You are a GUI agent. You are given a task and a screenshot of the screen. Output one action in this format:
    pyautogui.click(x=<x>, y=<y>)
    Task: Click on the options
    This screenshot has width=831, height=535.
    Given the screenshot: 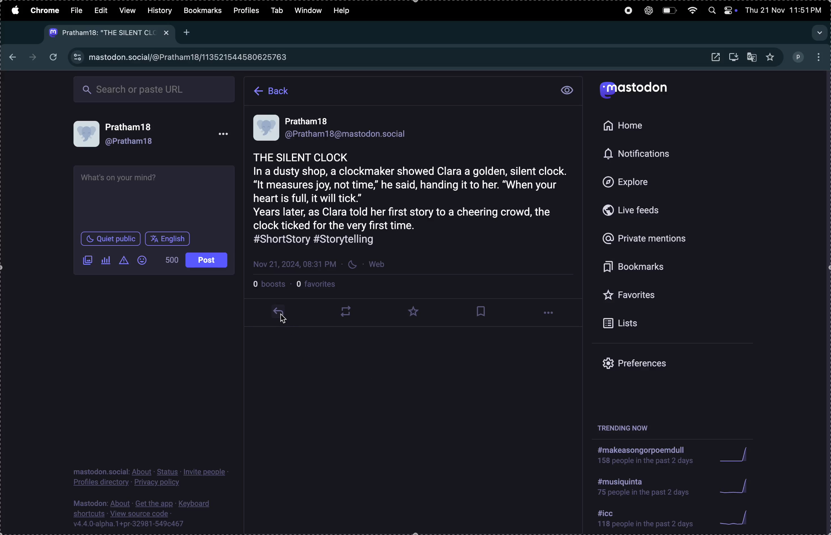 What is the action you would take?
    pyautogui.click(x=819, y=57)
    